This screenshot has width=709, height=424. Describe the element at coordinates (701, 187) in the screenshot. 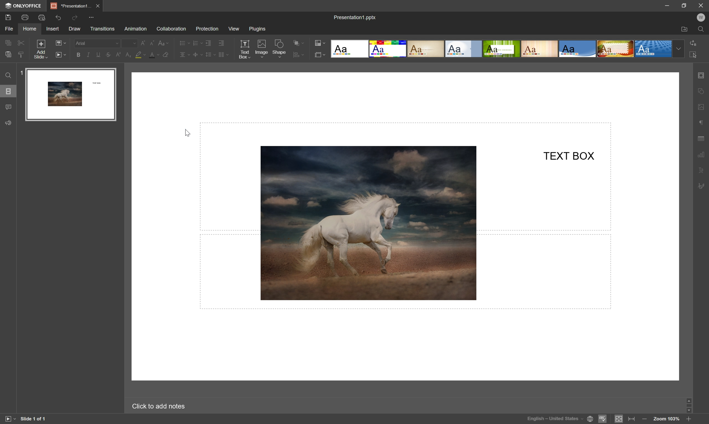

I see `signature settings` at that location.